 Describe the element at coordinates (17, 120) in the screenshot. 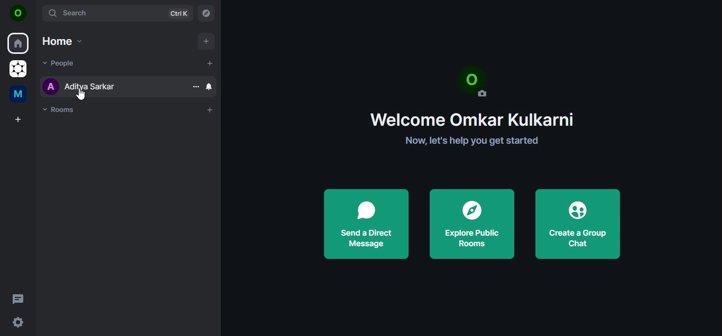

I see `create a  space` at that location.